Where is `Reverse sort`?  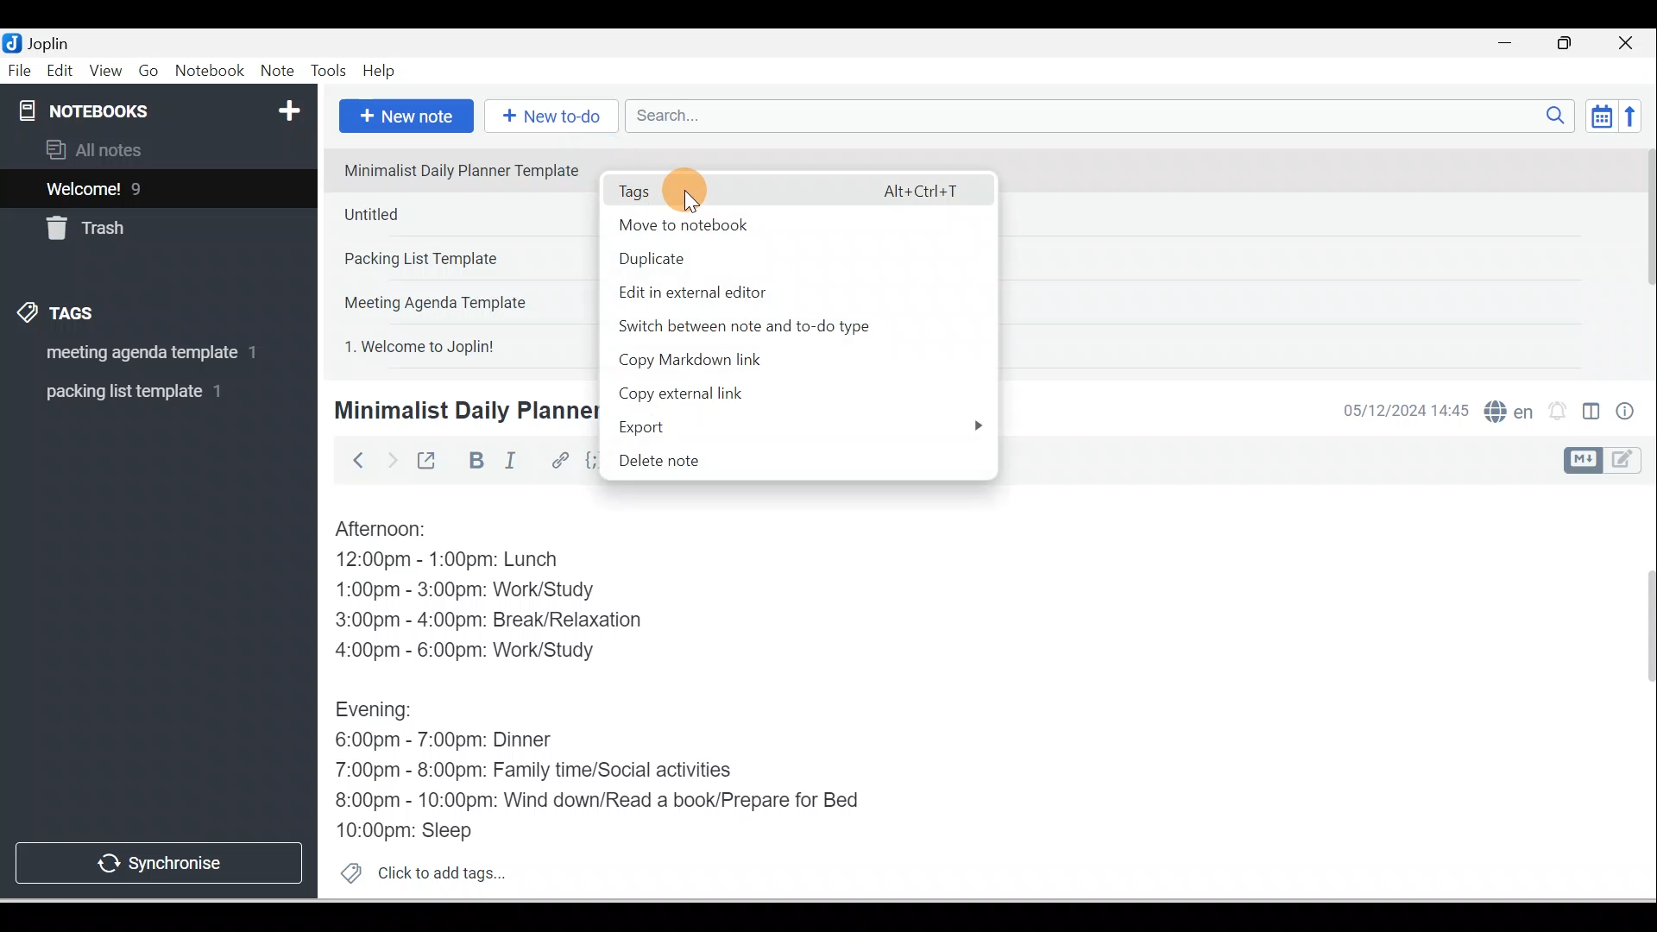 Reverse sort is located at coordinates (1635, 116).